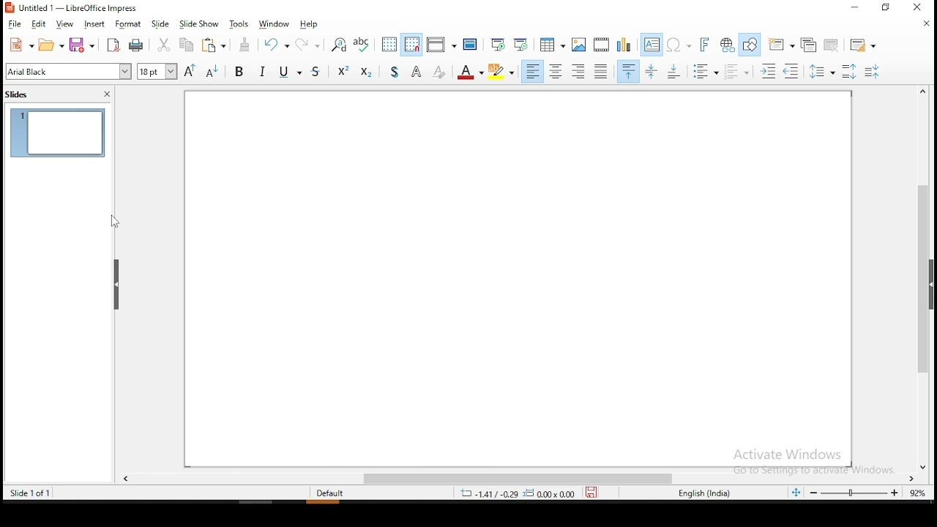 The height and width of the screenshot is (527, 937). I want to click on print, so click(138, 47).